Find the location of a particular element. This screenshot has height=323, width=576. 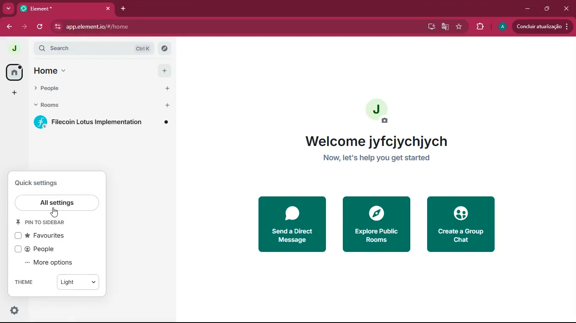

Add is located at coordinates (168, 89).